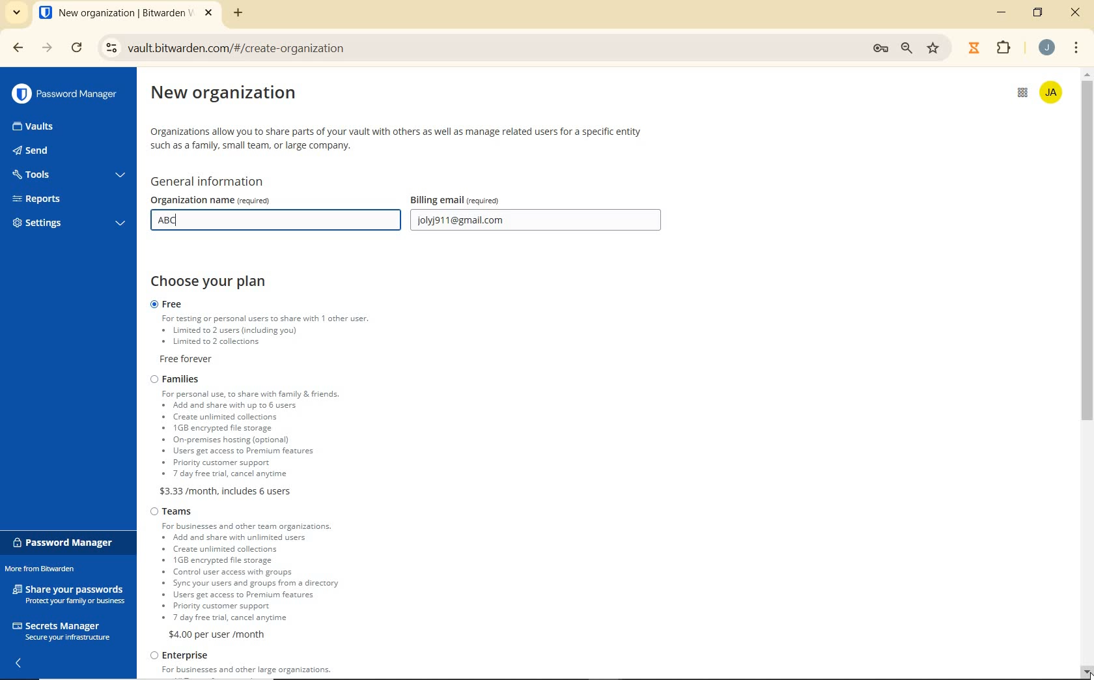  Describe the element at coordinates (47, 49) in the screenshot. I see `FORWARD` at that location.